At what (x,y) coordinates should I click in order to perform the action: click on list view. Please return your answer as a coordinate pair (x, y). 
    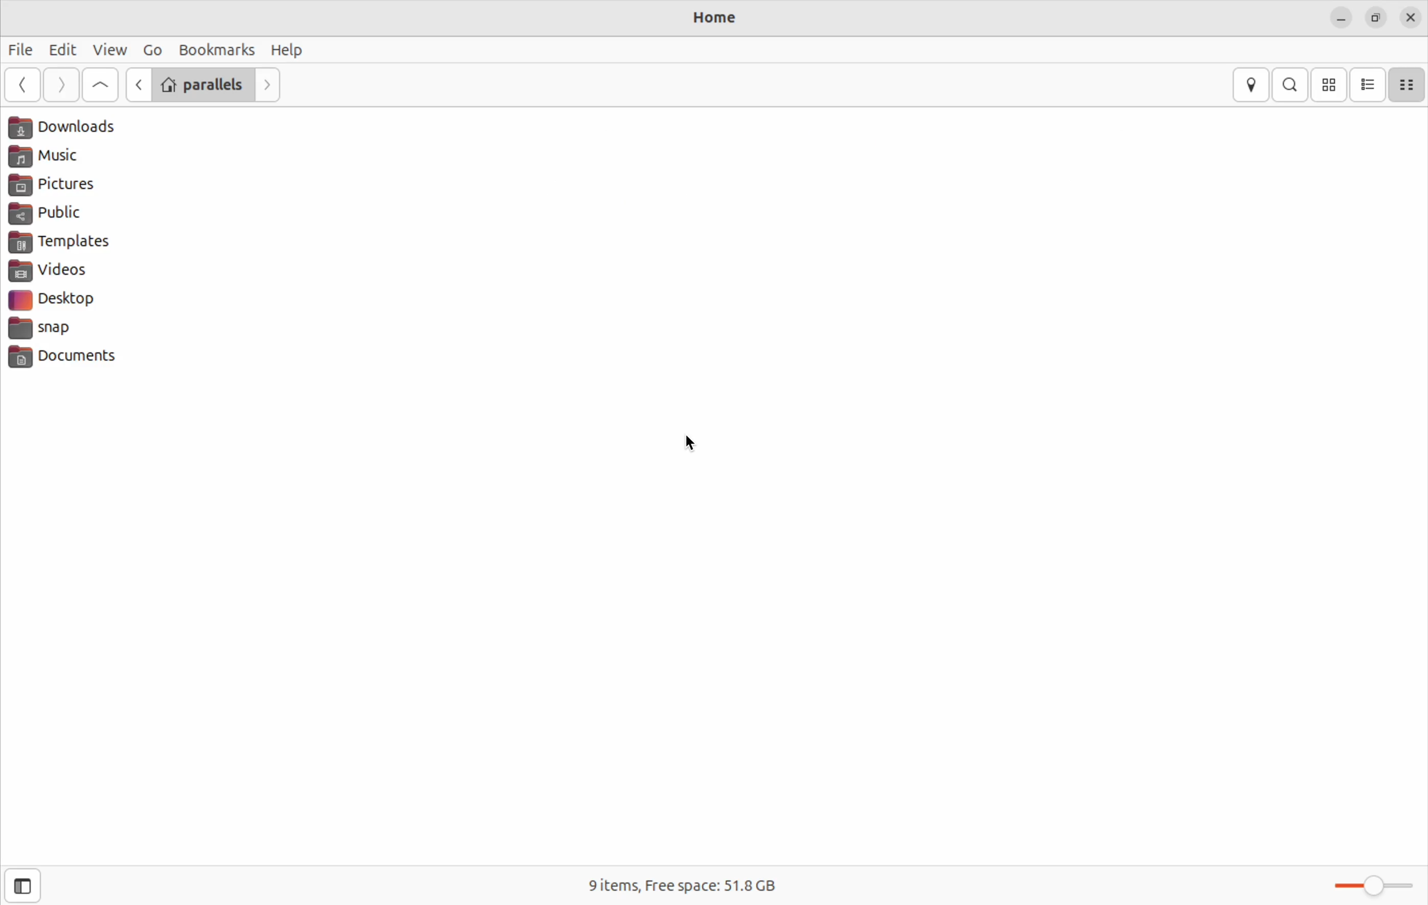
    Looking at the image, I should click on (1369, 85).